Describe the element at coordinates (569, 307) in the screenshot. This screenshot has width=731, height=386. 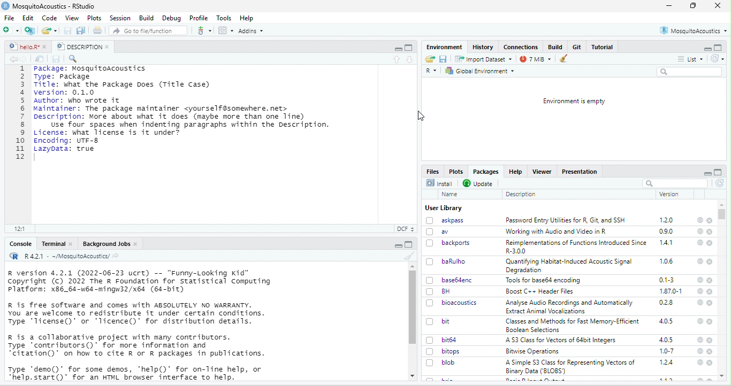
I see `Analyse Audio Recordings and Automatically Extract Animal Vocalizations` at that location.